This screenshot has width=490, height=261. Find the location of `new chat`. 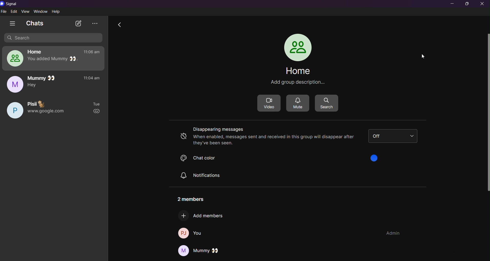

new chat is located at coordinates (79, 24).